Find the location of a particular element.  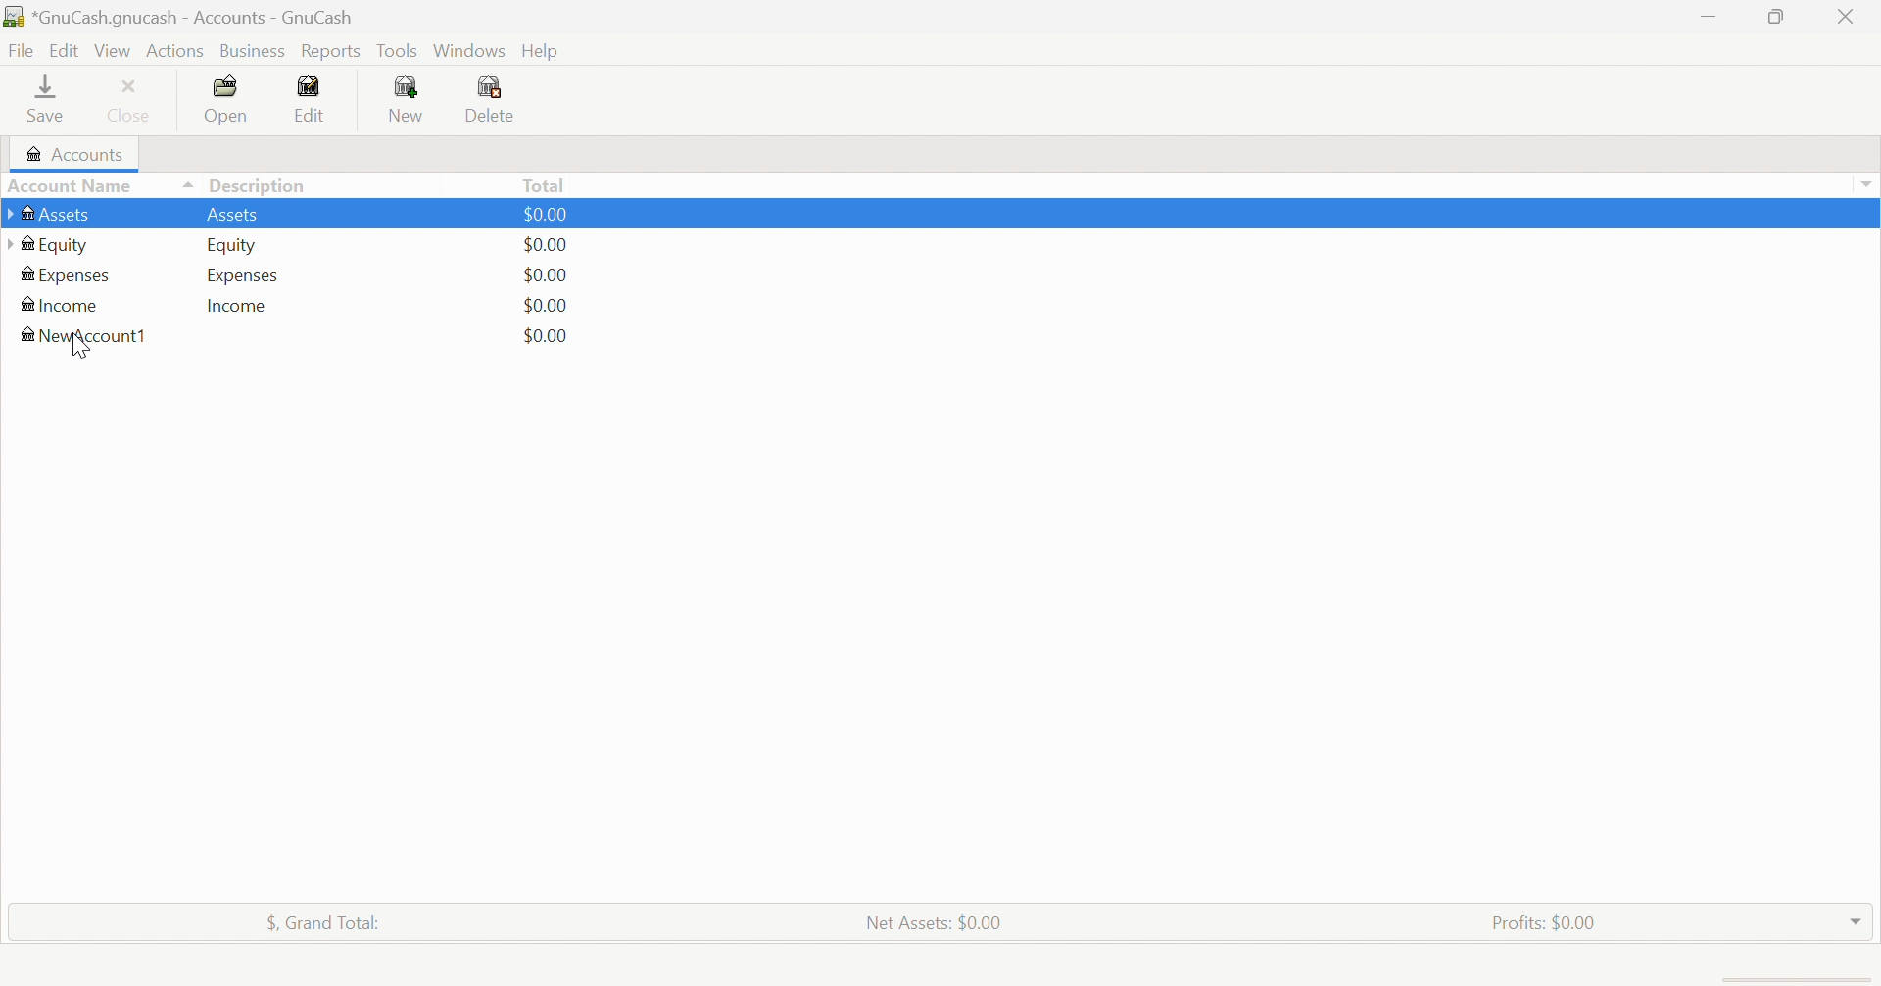

Reports is located at coordinates (332, 51).